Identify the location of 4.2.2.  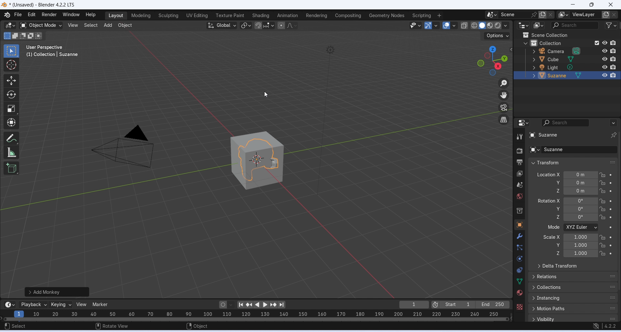
(611, 326).